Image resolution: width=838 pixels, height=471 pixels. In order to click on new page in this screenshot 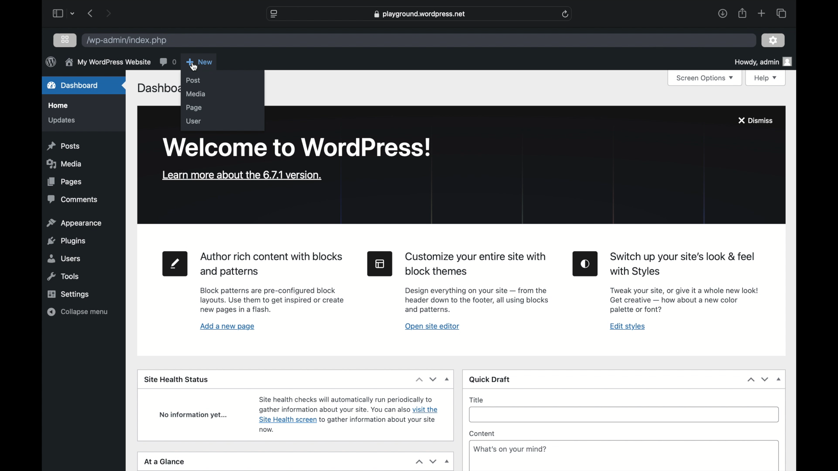, I will do `click(175, 264)`.